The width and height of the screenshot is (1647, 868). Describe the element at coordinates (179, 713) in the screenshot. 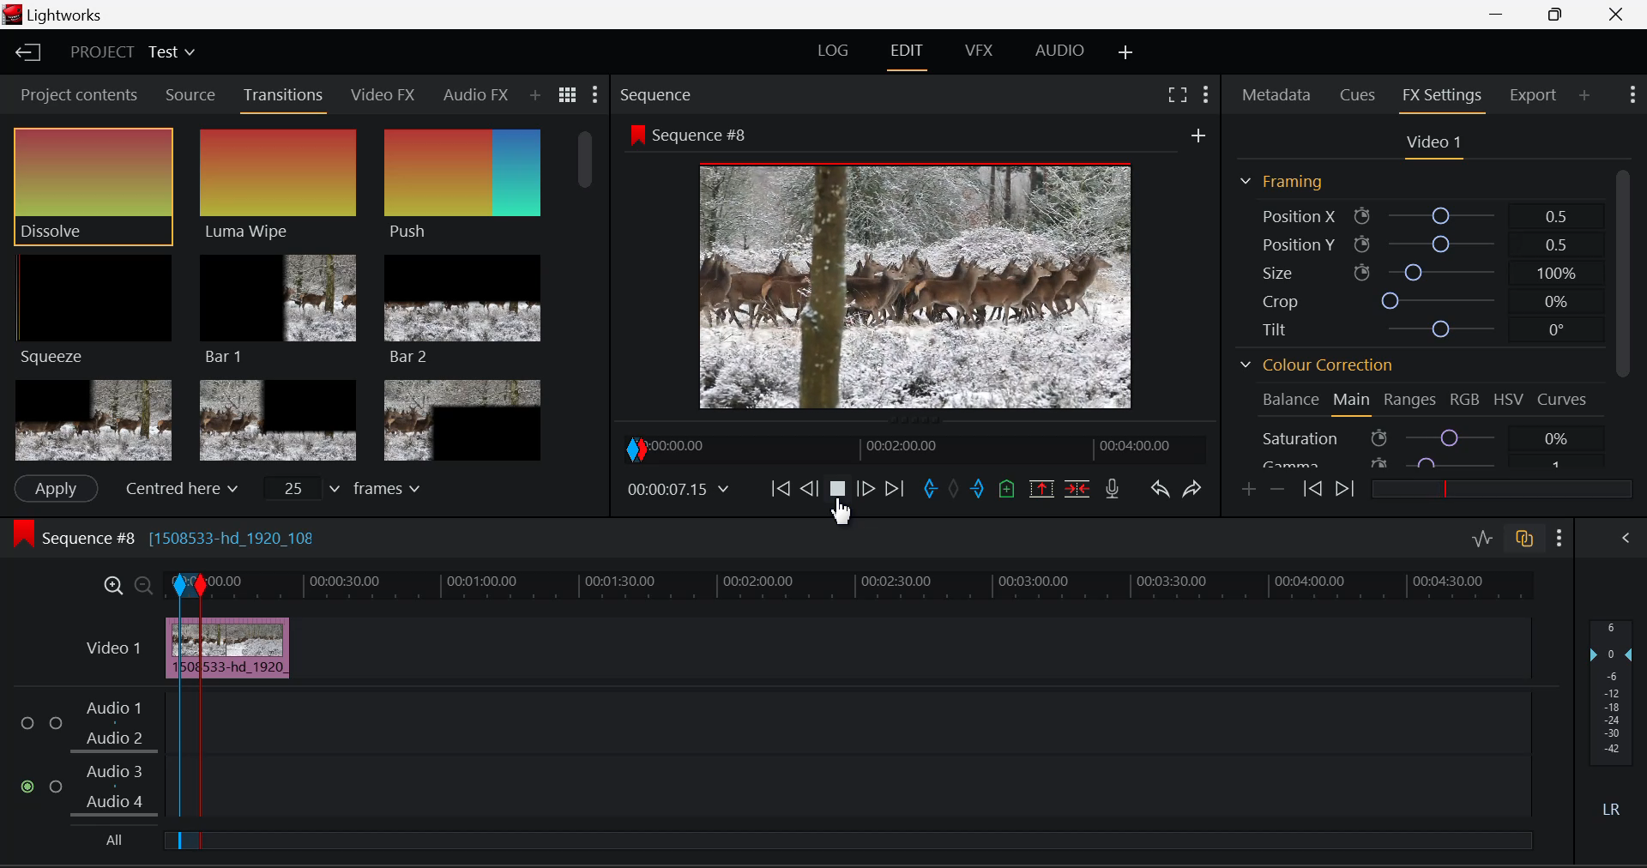

I see `Mark In Point` at that location.